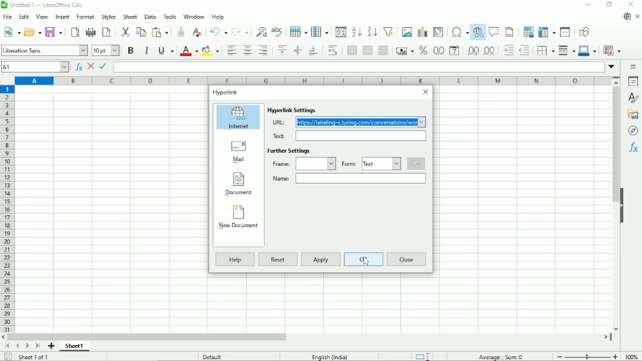  What do you see at coordinates (6, 357) in the screenshot?
I see `Save` at bounding box center [6, 357].